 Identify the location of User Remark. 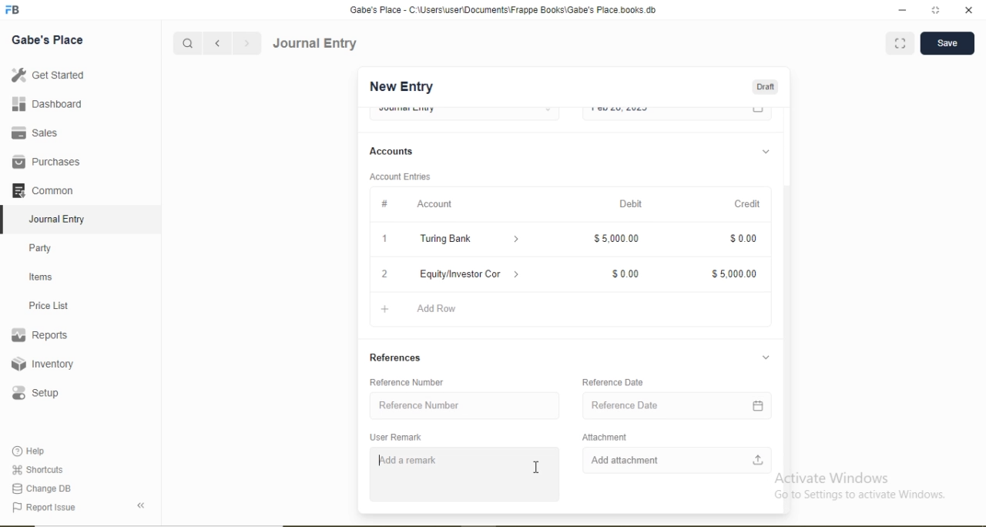
(395, 437).